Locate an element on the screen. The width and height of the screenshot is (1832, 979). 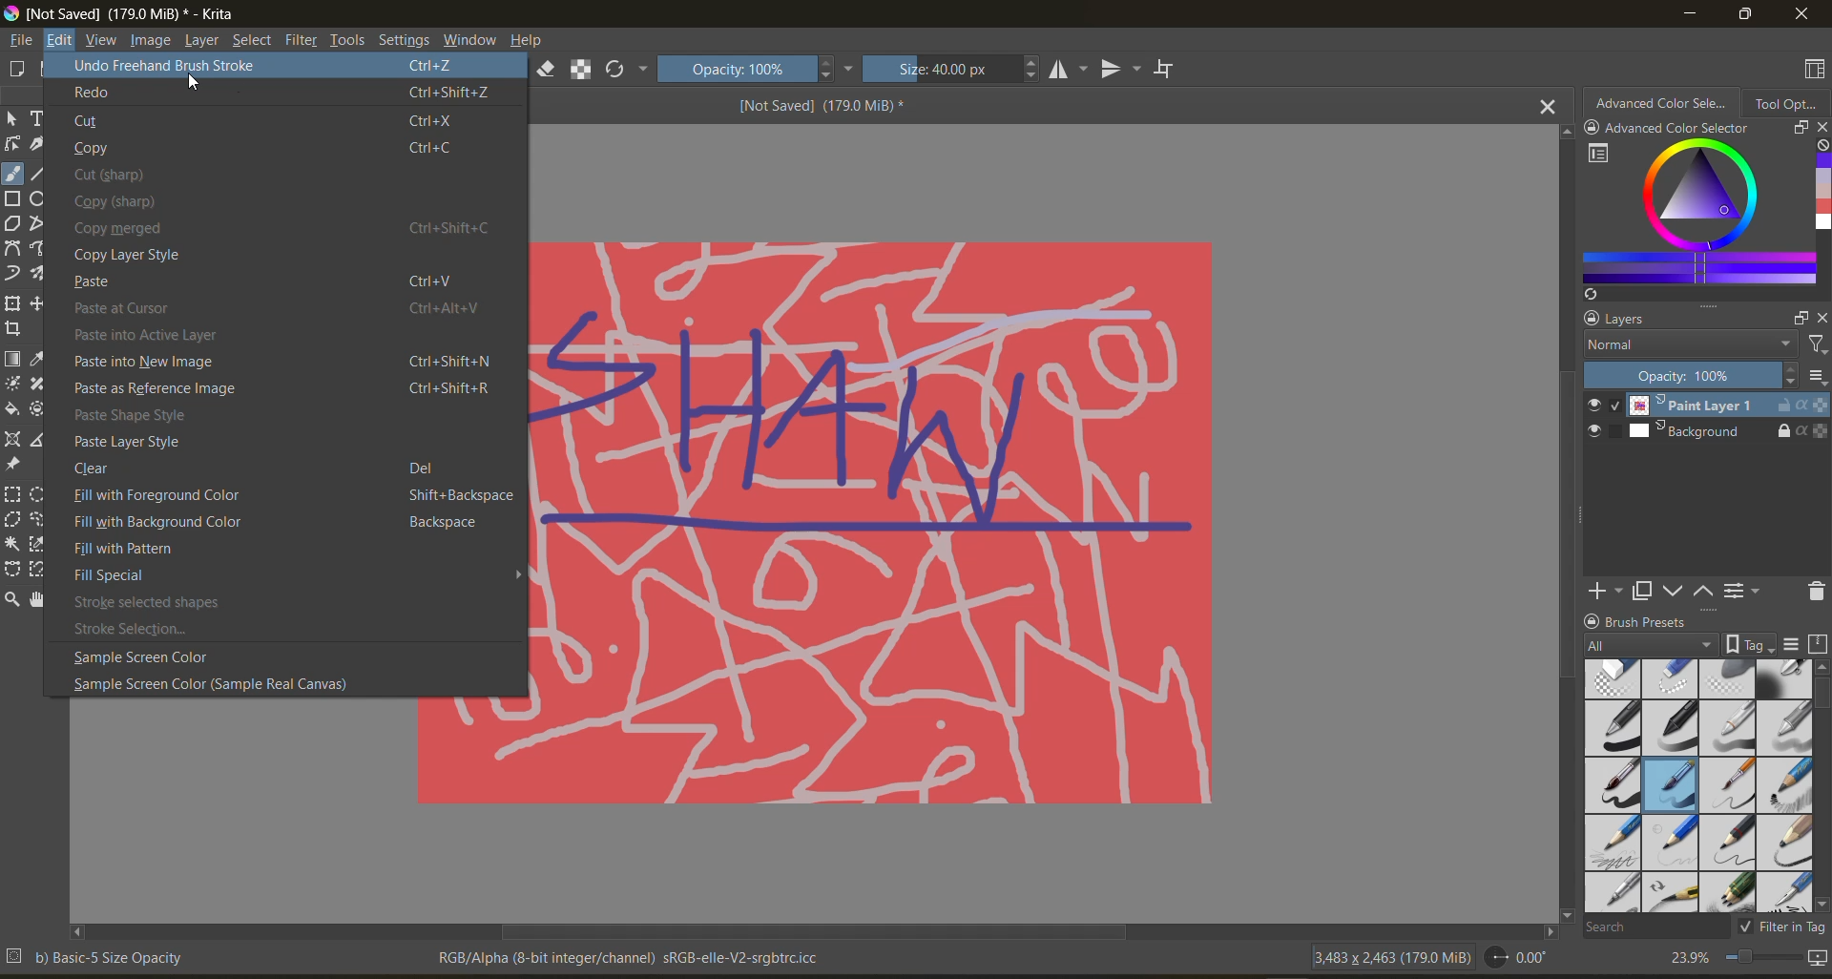
brush presets is located at coordinates (1695, 787).